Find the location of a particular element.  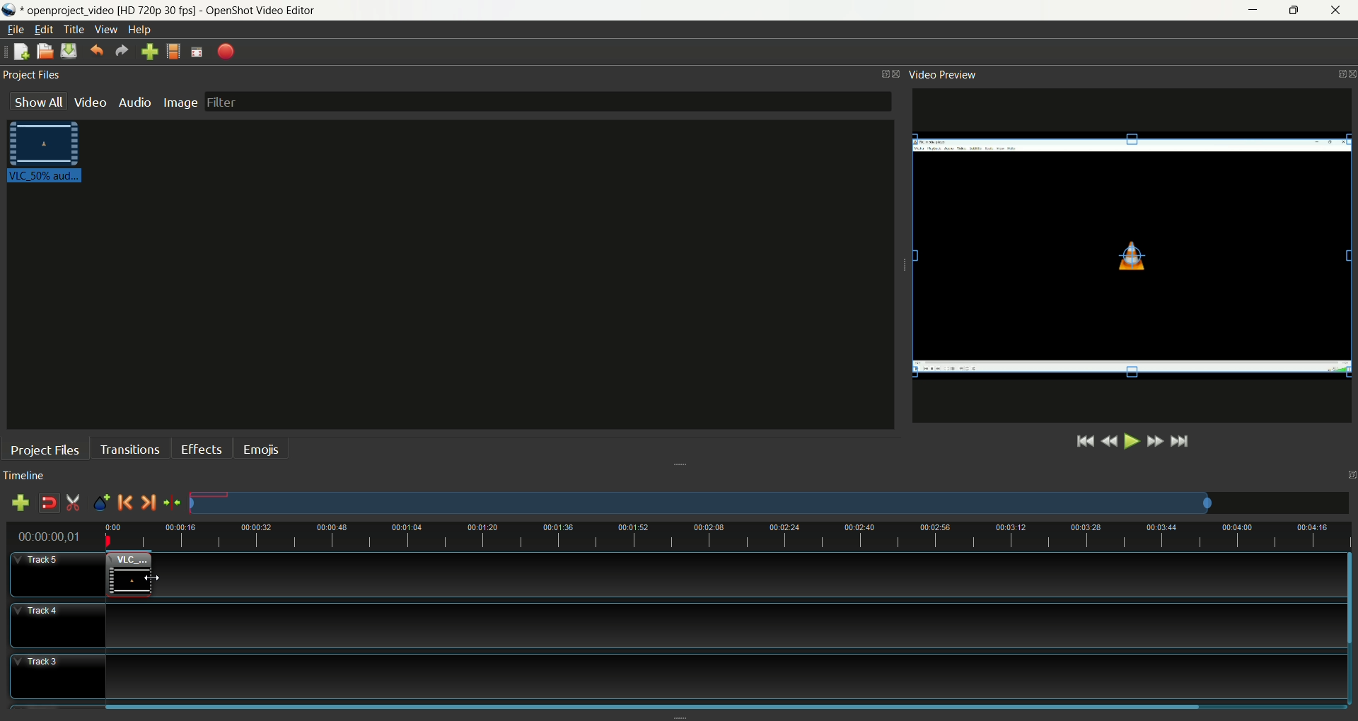

export video is located at coordinates (226, 51).